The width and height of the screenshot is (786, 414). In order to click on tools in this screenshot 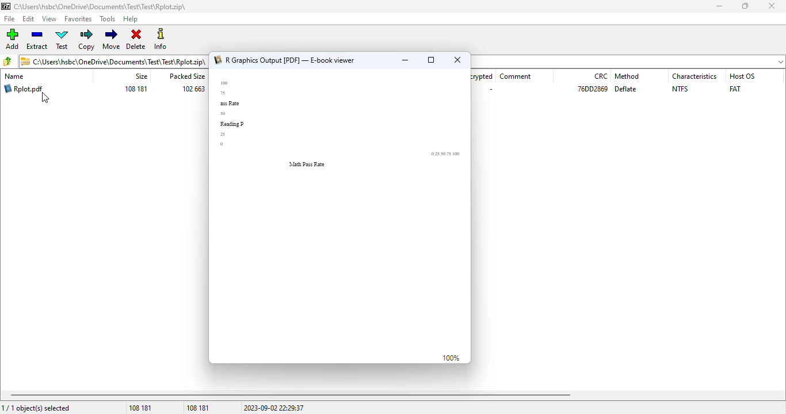, I will do `click(108, 19)`.